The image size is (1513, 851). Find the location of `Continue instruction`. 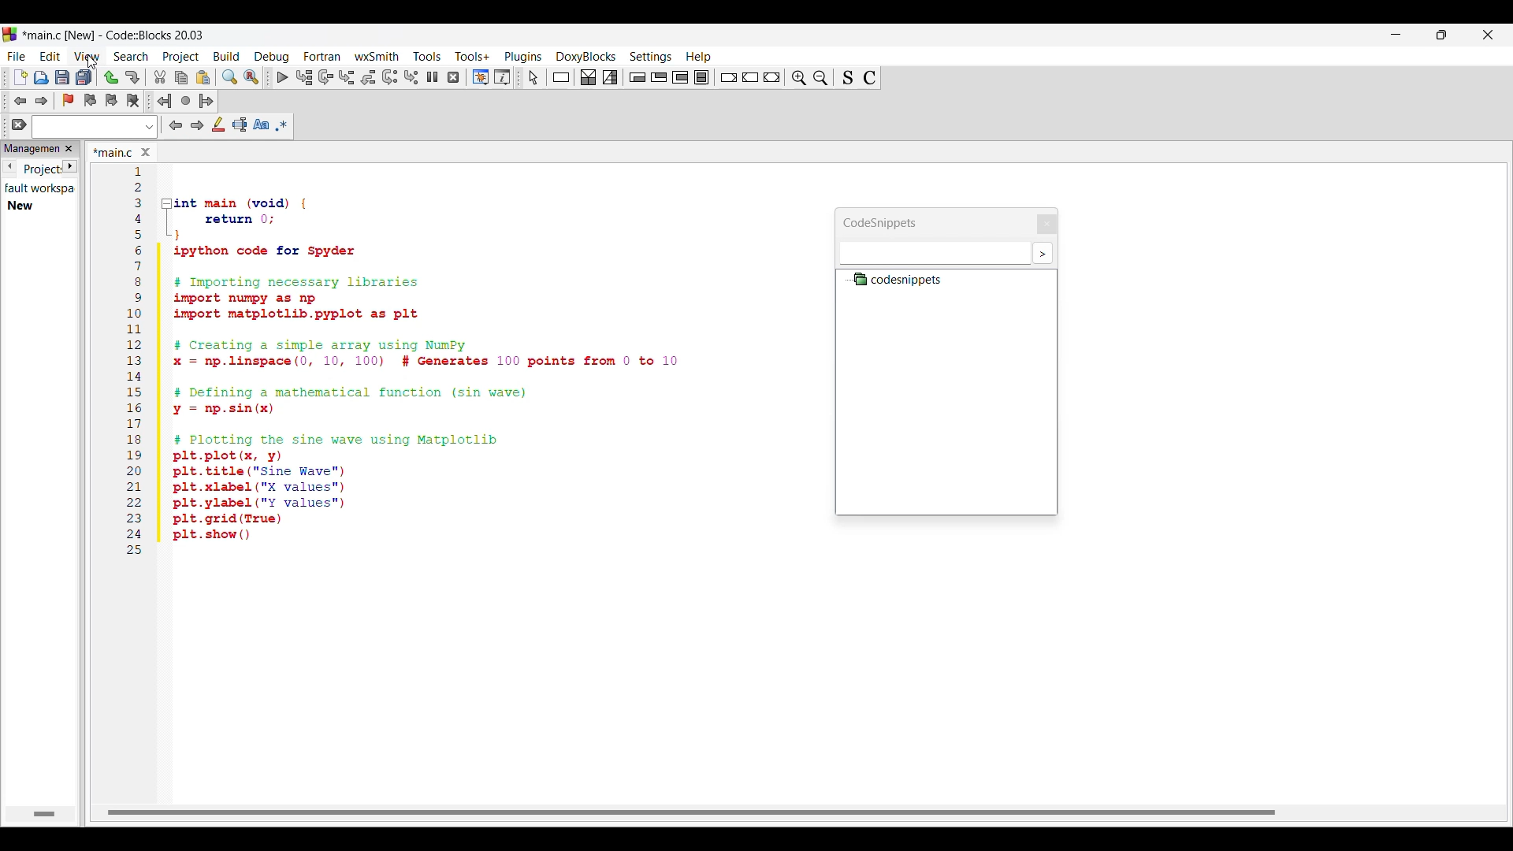

Continue instruction is located at coordinates (750, 77).